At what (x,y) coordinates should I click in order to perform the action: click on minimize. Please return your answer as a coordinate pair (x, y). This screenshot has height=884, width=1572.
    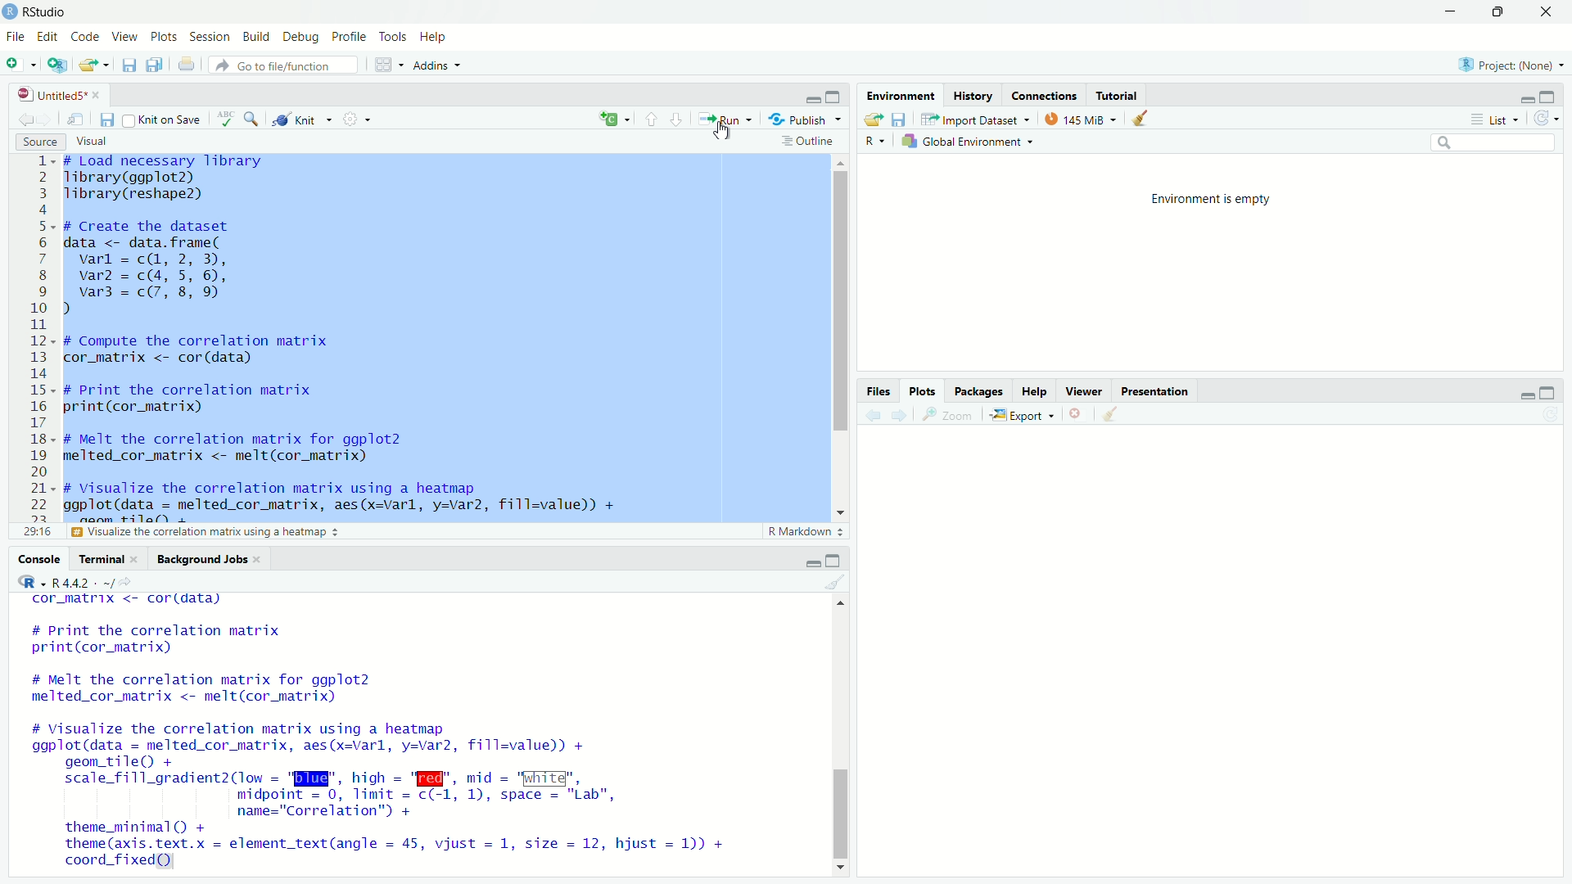
    Looking at the image, I should click on (1529, 394).